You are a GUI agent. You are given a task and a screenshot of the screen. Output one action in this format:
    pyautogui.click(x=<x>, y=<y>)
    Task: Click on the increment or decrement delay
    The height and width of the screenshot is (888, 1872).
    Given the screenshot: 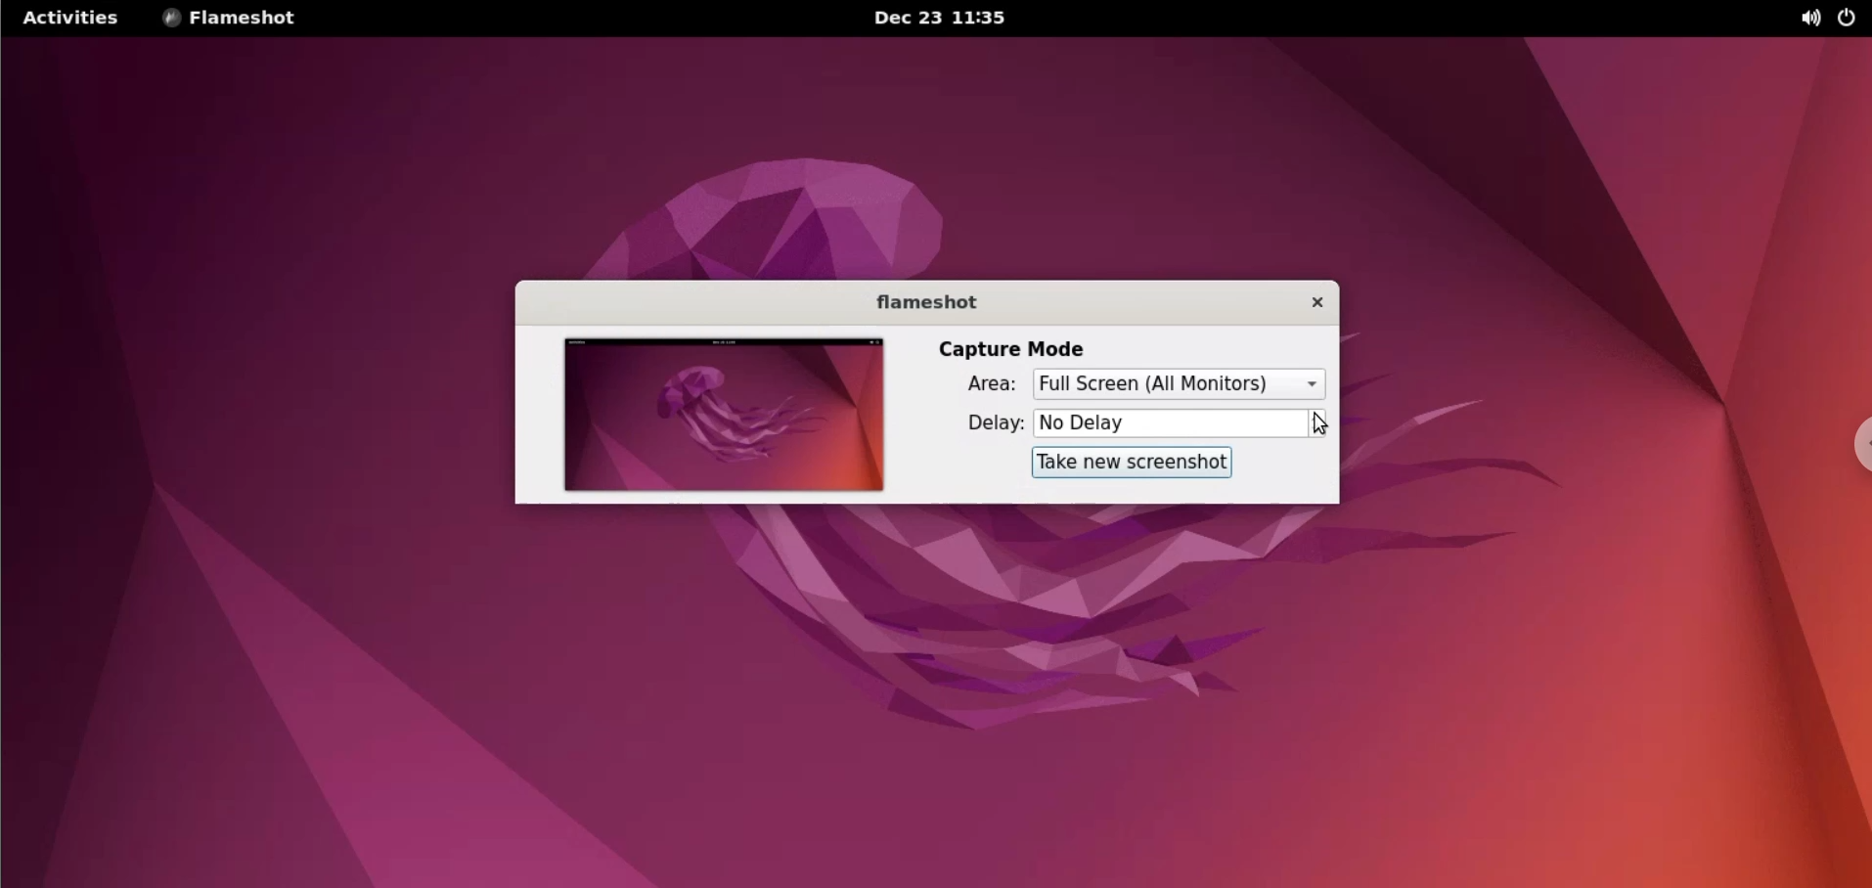 What is the action you would take?
    pyautogui.click(x=1322, y=423)
    